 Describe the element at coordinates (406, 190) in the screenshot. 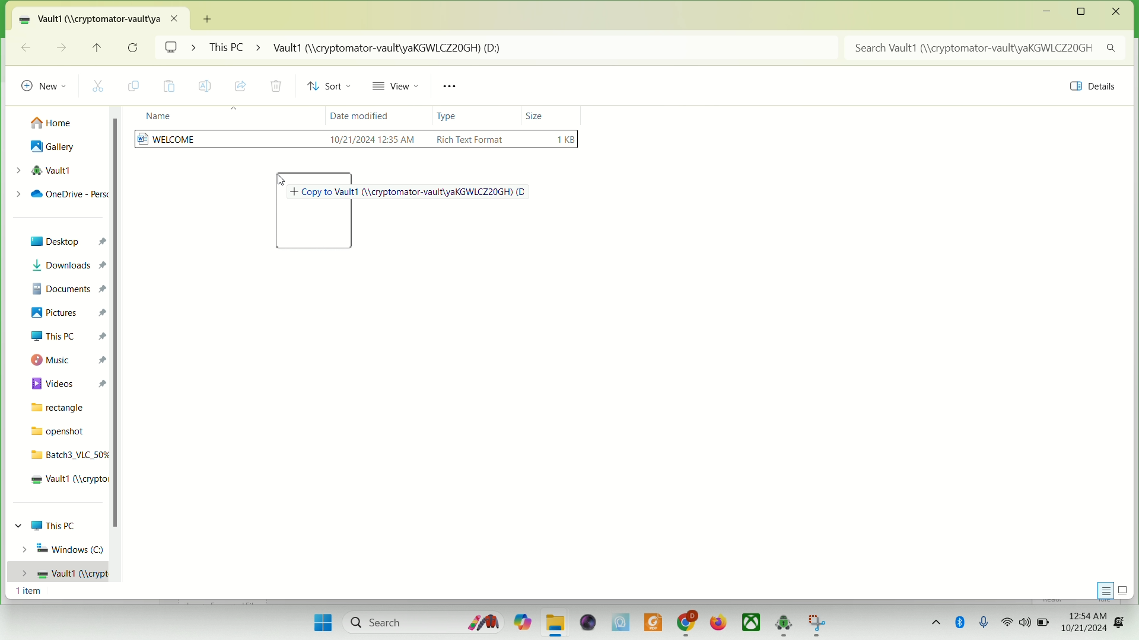

I see `Copy to Vault1 (//cryptomator-vault/yaKGWLCZ20GH)` at that location.